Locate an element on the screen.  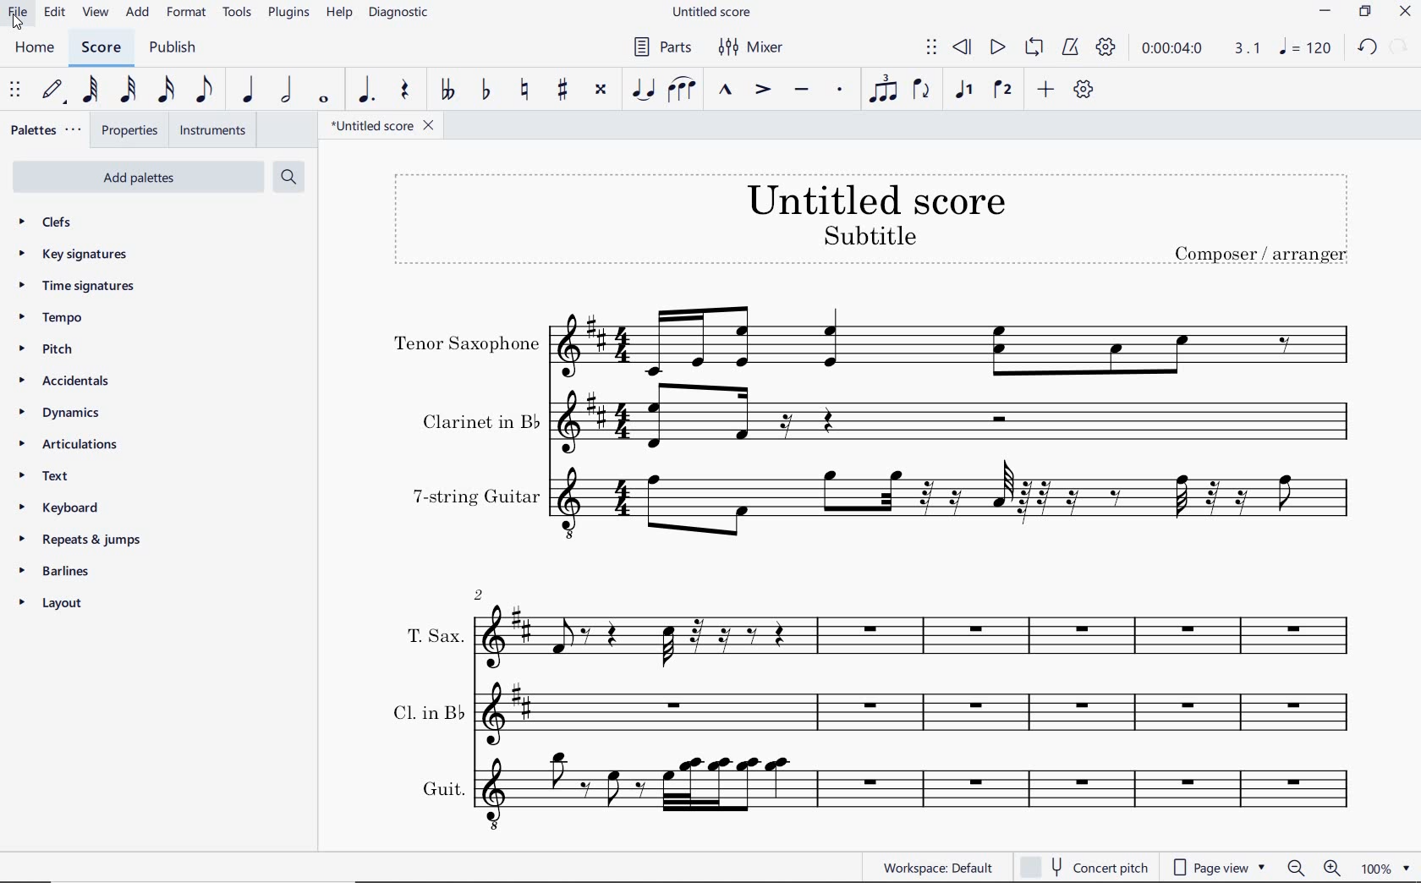
PUBLISH is located at coordinates (178, 47).